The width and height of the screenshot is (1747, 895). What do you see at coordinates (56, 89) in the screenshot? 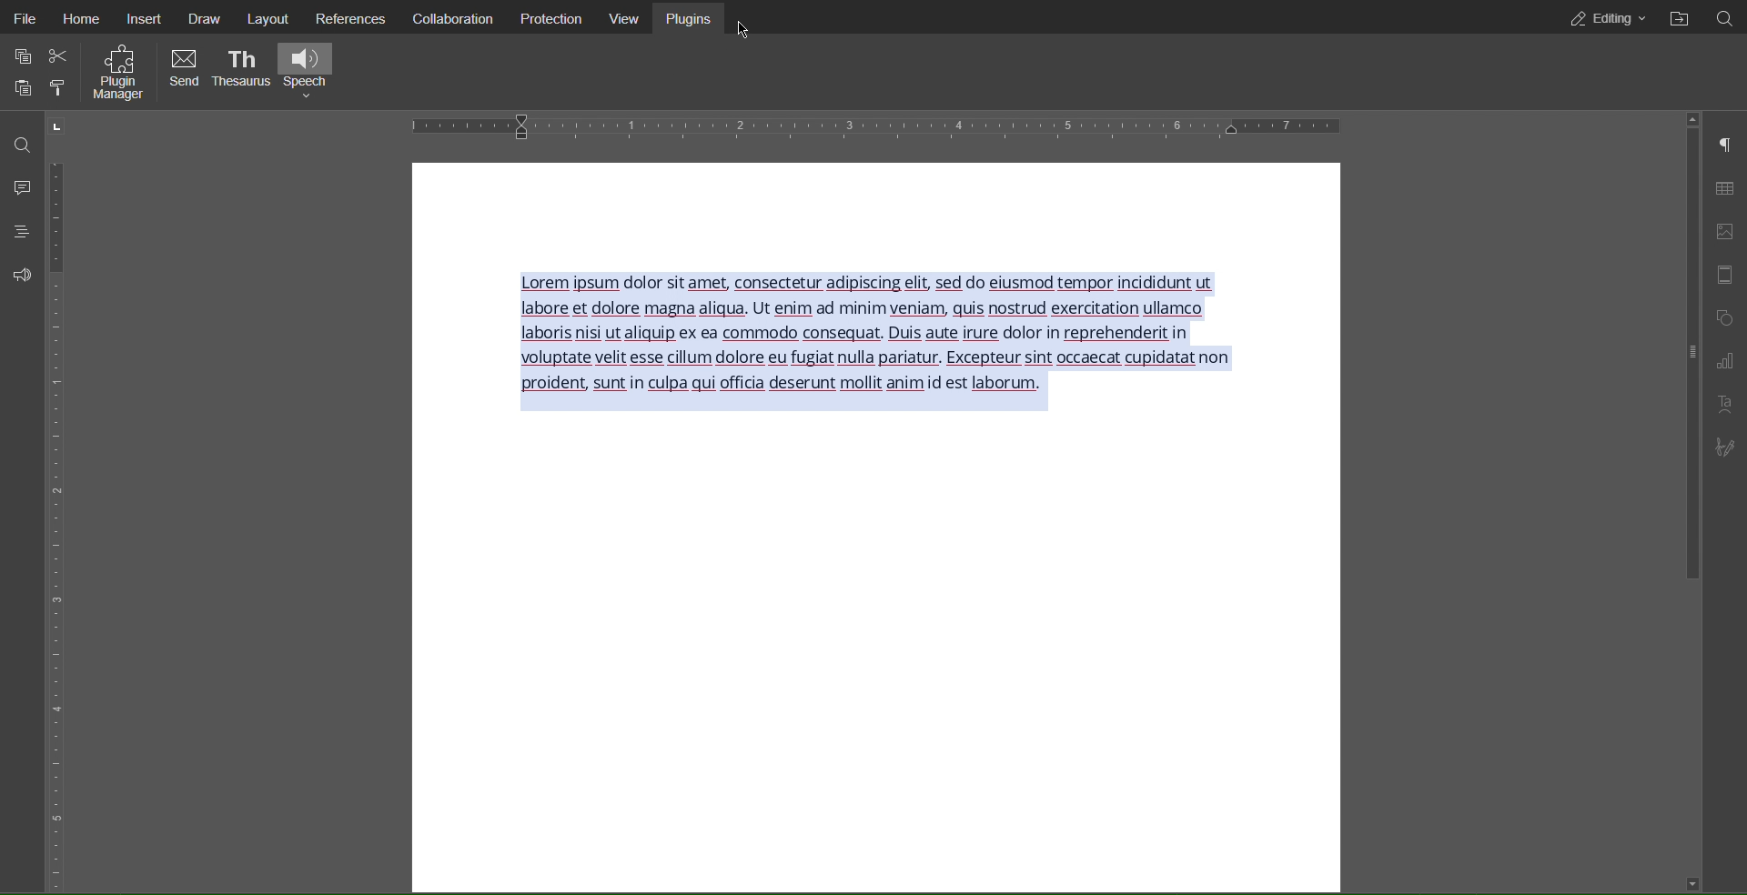
I see `Formatter` at bounding box center [56, 89].